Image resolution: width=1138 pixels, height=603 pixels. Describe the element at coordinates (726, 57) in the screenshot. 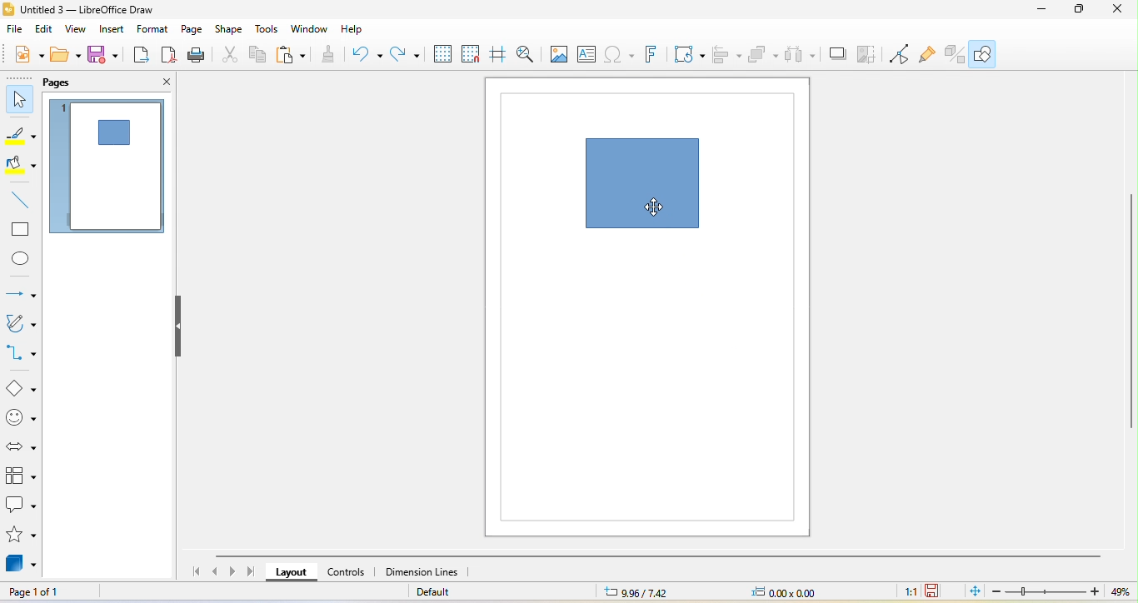

I see `align object` at that location.